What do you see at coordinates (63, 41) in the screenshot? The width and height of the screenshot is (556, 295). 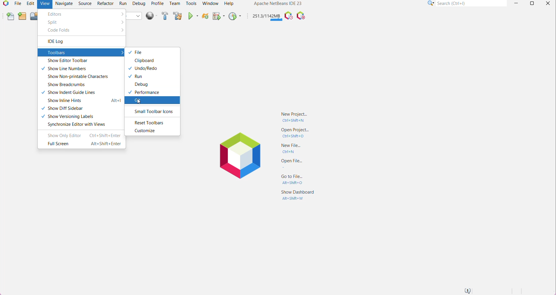 I see `IDE Log` at bounding box center [63, 41].